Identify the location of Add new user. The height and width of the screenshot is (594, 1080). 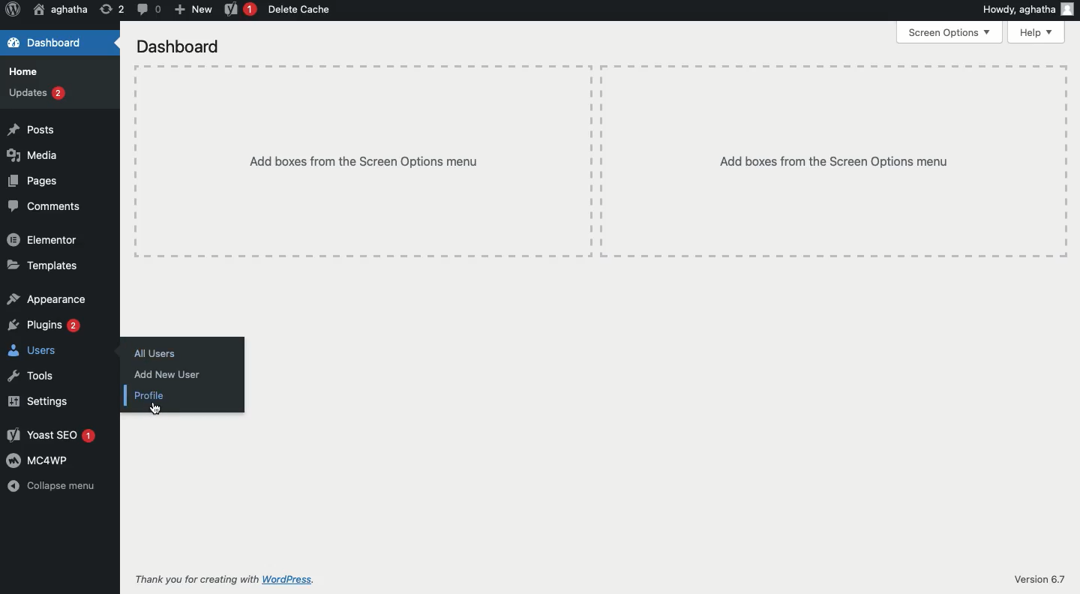
(164, 375).